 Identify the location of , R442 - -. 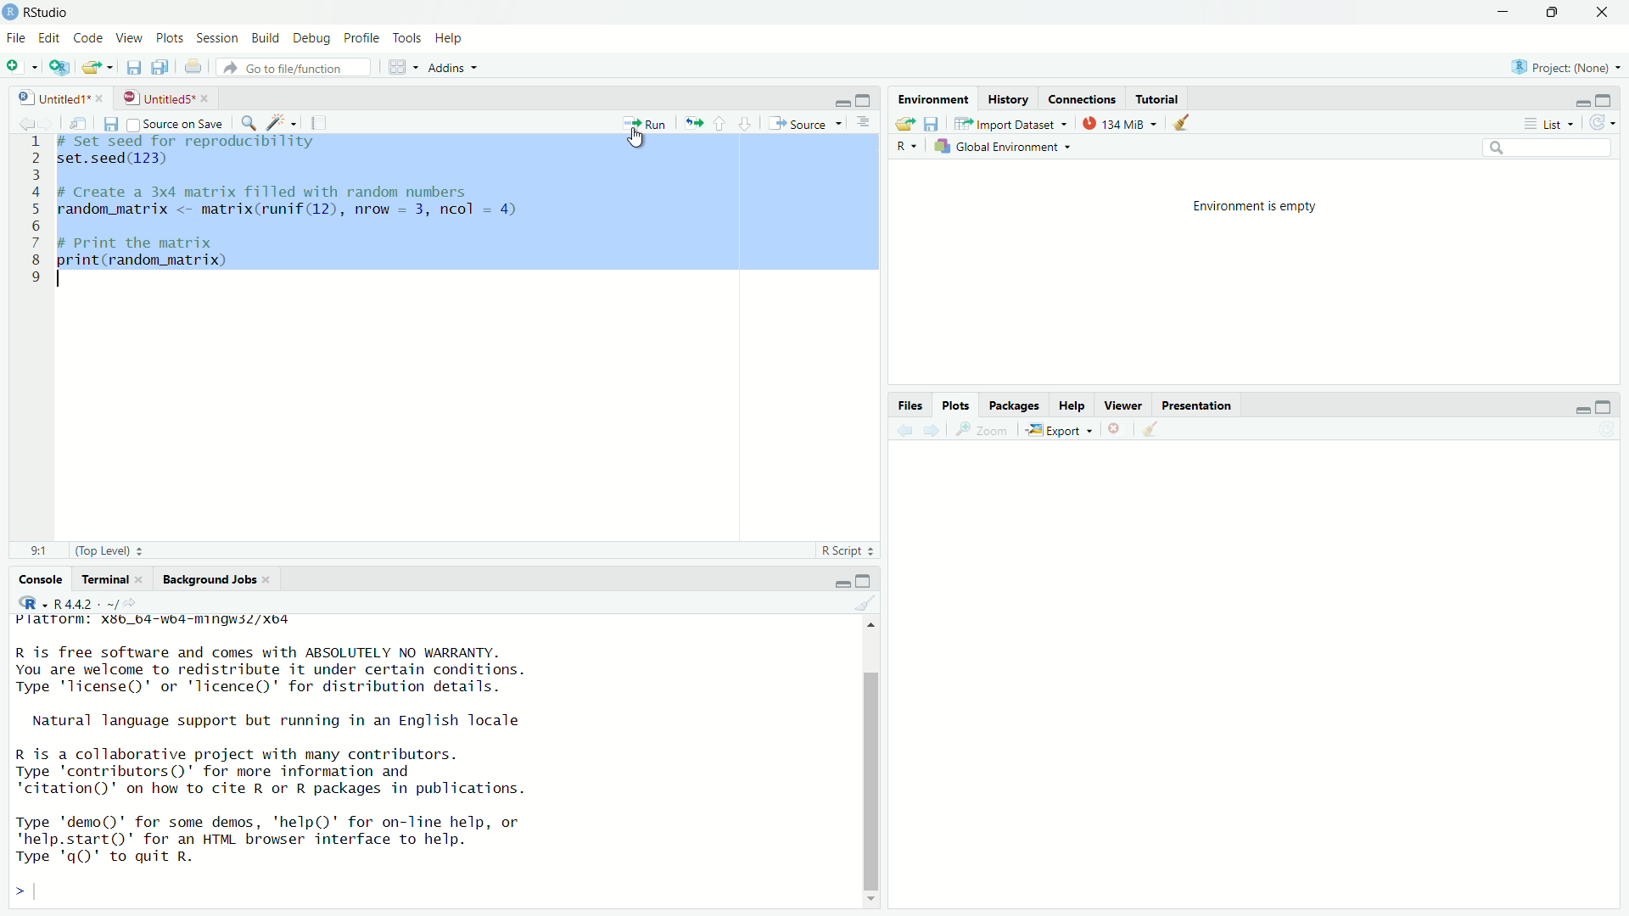
(87, 602).